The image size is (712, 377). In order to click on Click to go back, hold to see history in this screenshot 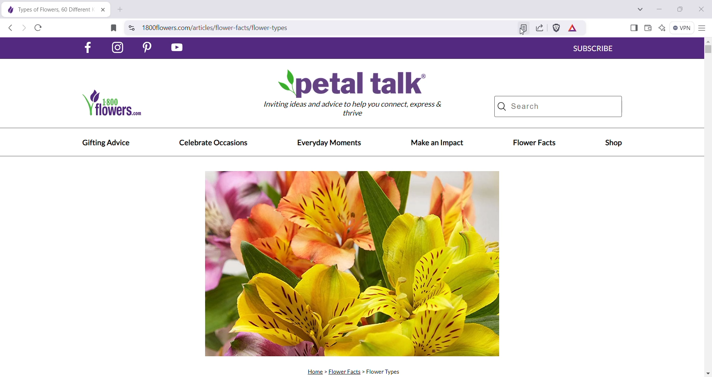, I will do `click(9, 29)`.